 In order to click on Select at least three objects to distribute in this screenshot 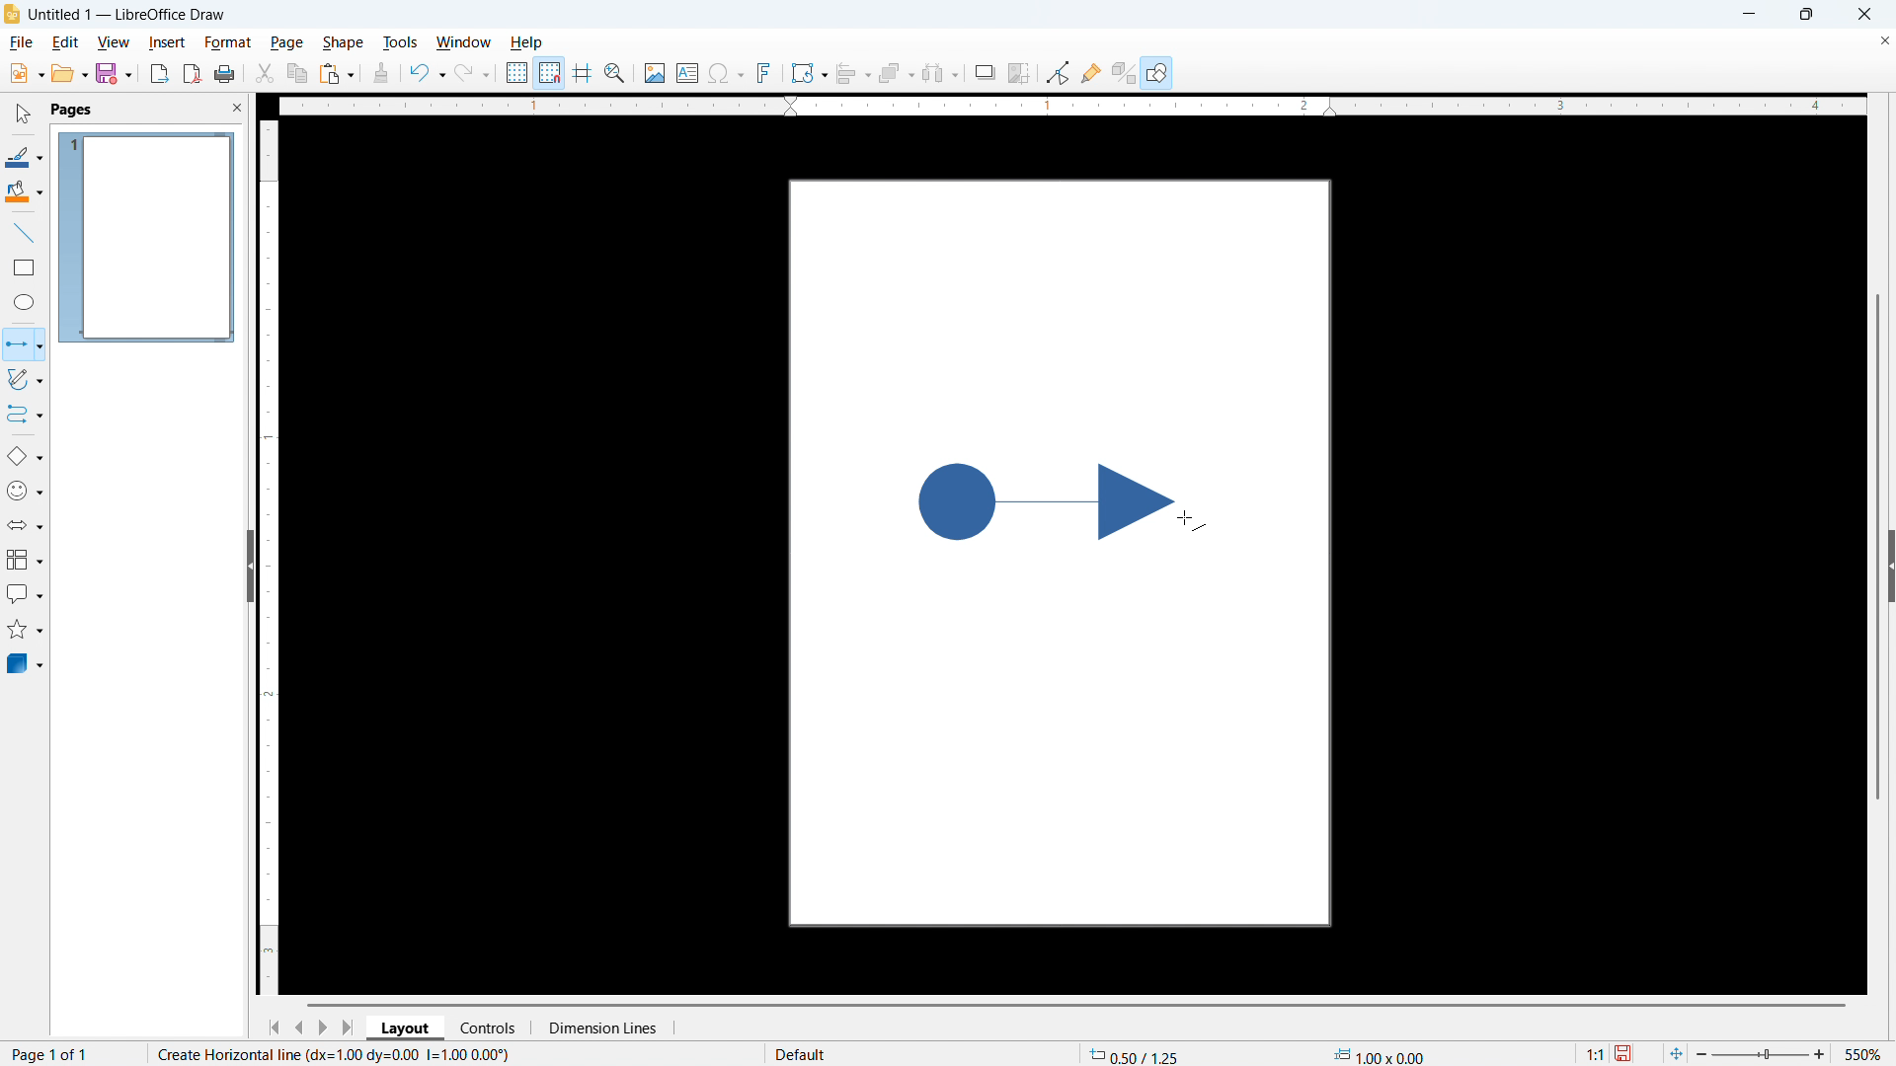, I will do `click(941, 73)`.